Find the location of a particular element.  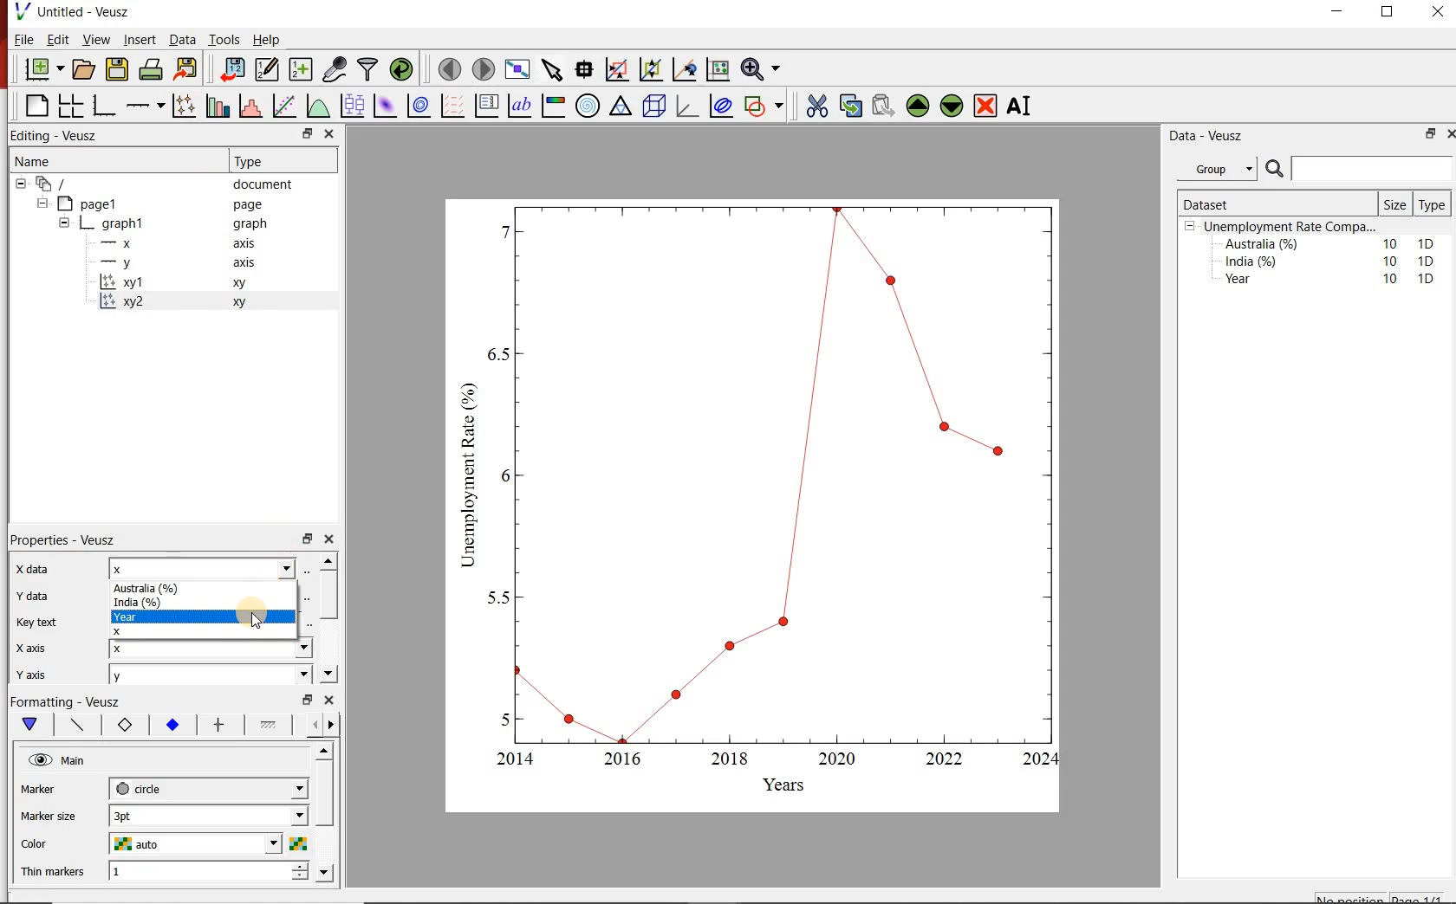

y axis is located at coordinates (42, 672).